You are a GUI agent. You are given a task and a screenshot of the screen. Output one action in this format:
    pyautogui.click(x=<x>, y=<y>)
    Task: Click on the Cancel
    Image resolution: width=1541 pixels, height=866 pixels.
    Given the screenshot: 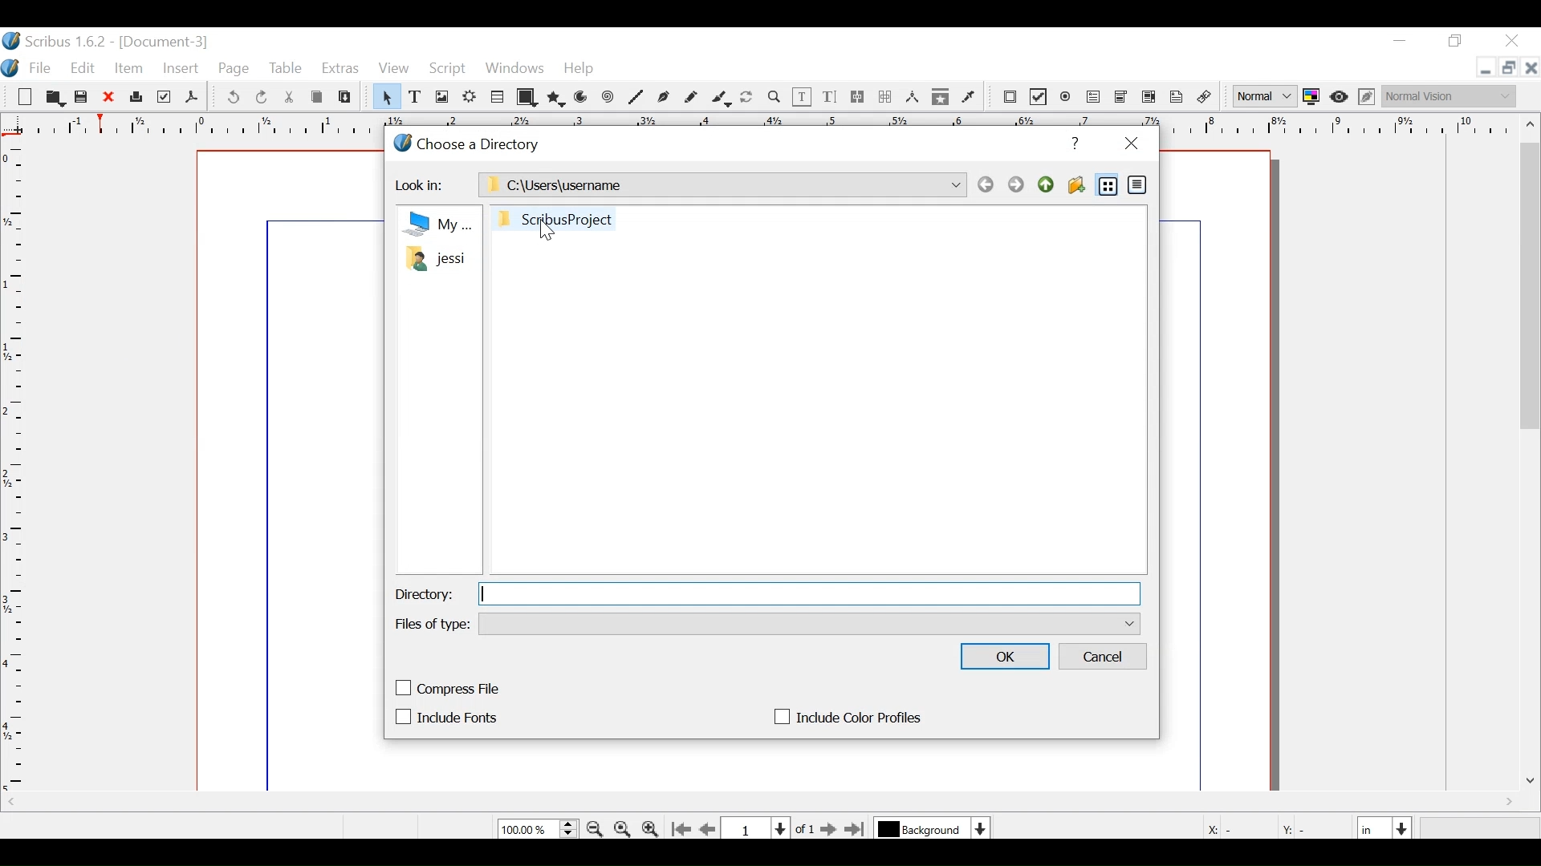 What is the action you would take?
    pyautogui.click(x=1104, y=657)
    